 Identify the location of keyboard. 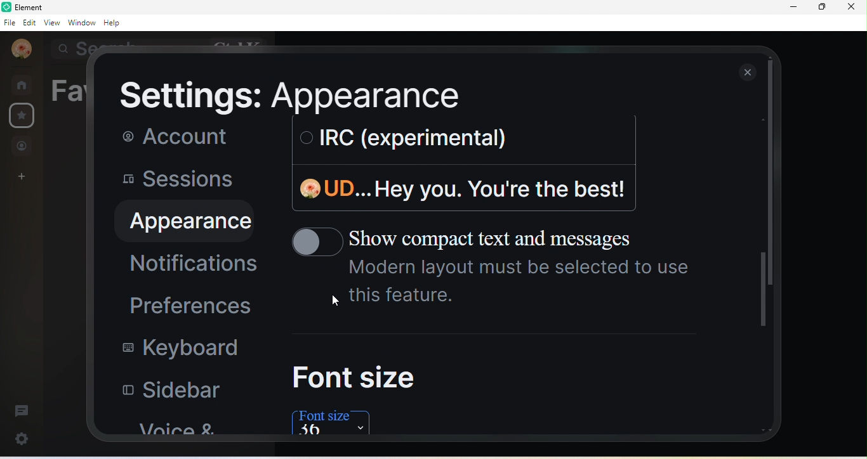
(170, 349).